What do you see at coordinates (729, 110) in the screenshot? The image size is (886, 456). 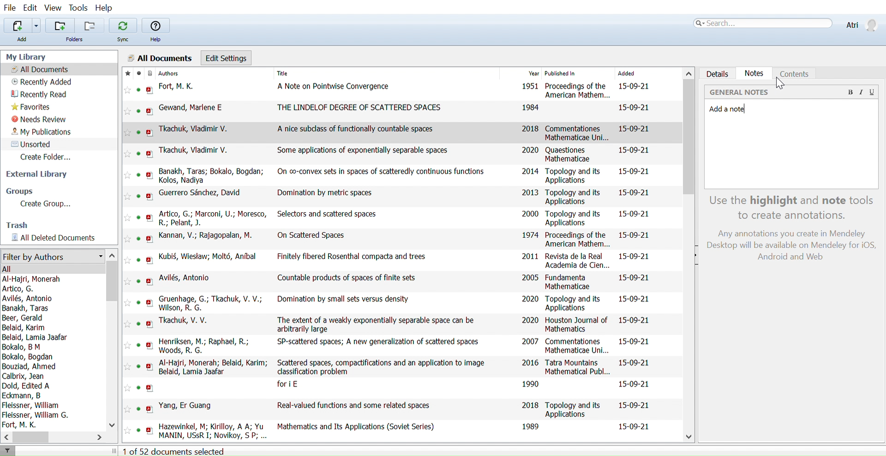 I see `Added note` at bounding box center [729, 110].